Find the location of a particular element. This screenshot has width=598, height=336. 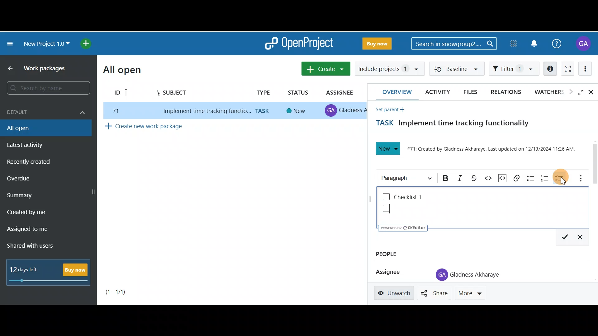

Assignee is located at coordinates (386, 271).